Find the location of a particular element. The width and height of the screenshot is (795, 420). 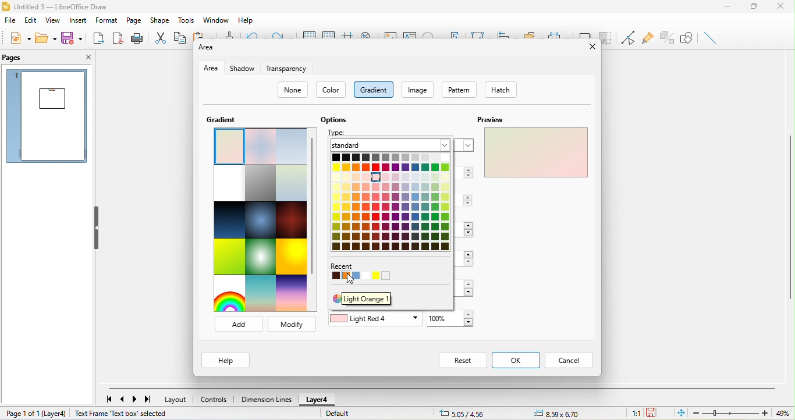

view is located at coordinates (54, 20).